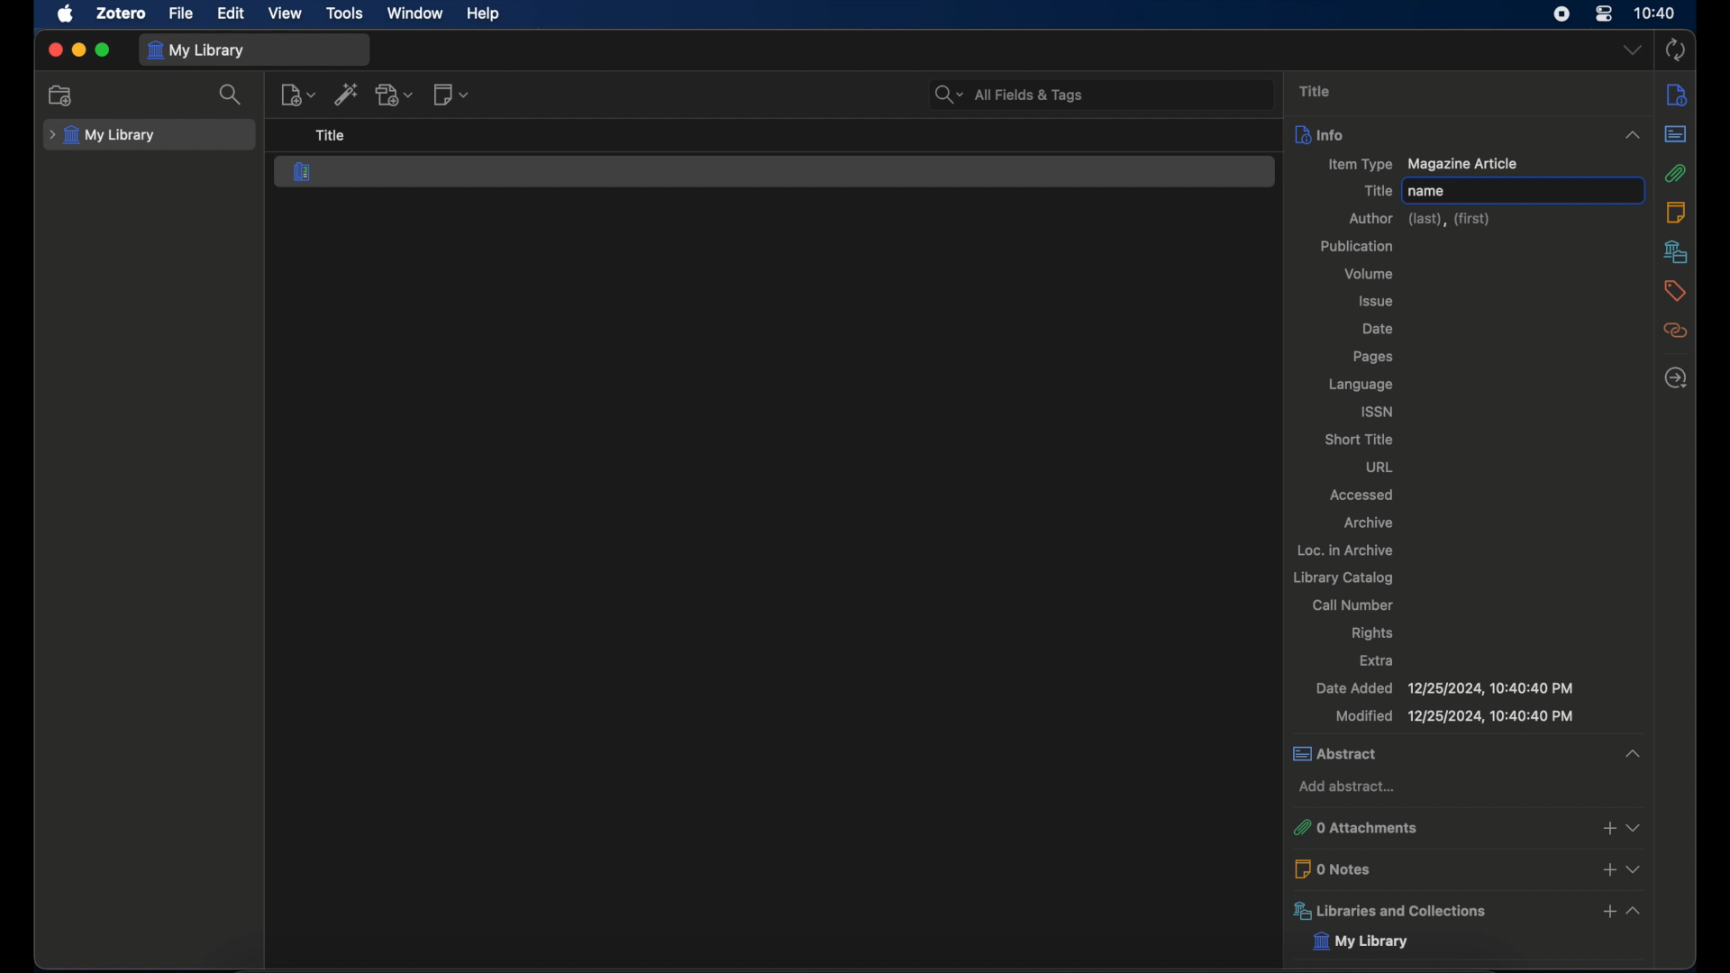  Describe the element at coordinates (1454, 716) in the screenshot. I see `modified` at that location.